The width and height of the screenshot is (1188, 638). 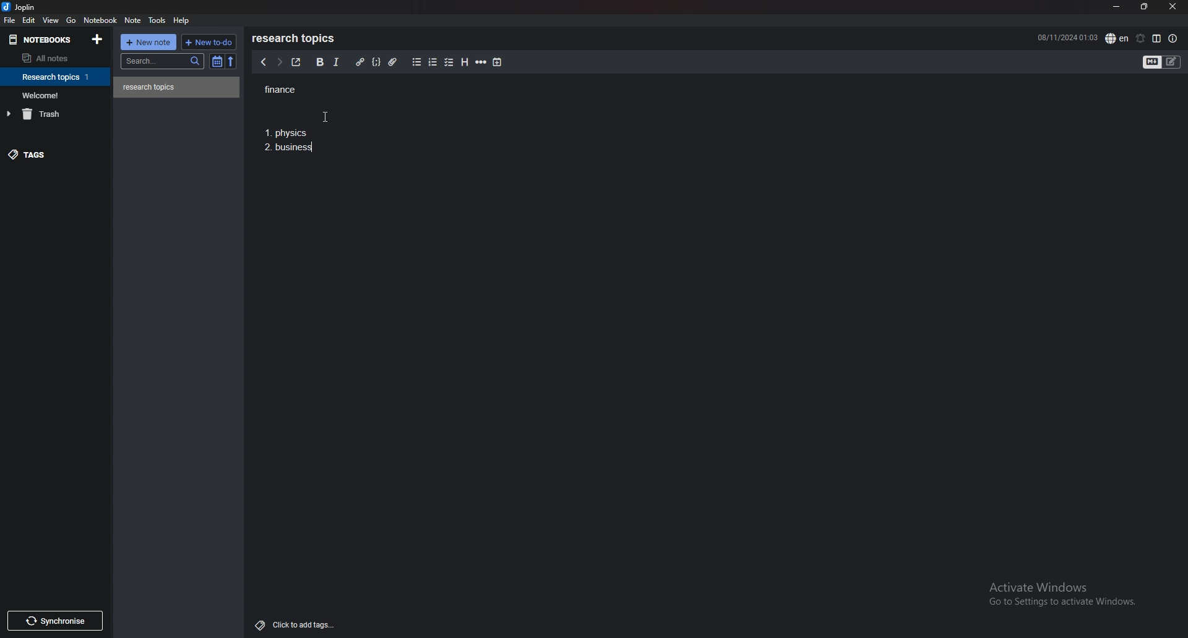 What do you see at coordinates (292, 624) in the screenshot?
I see `Click to add tags` at bounding box center [292, 624].